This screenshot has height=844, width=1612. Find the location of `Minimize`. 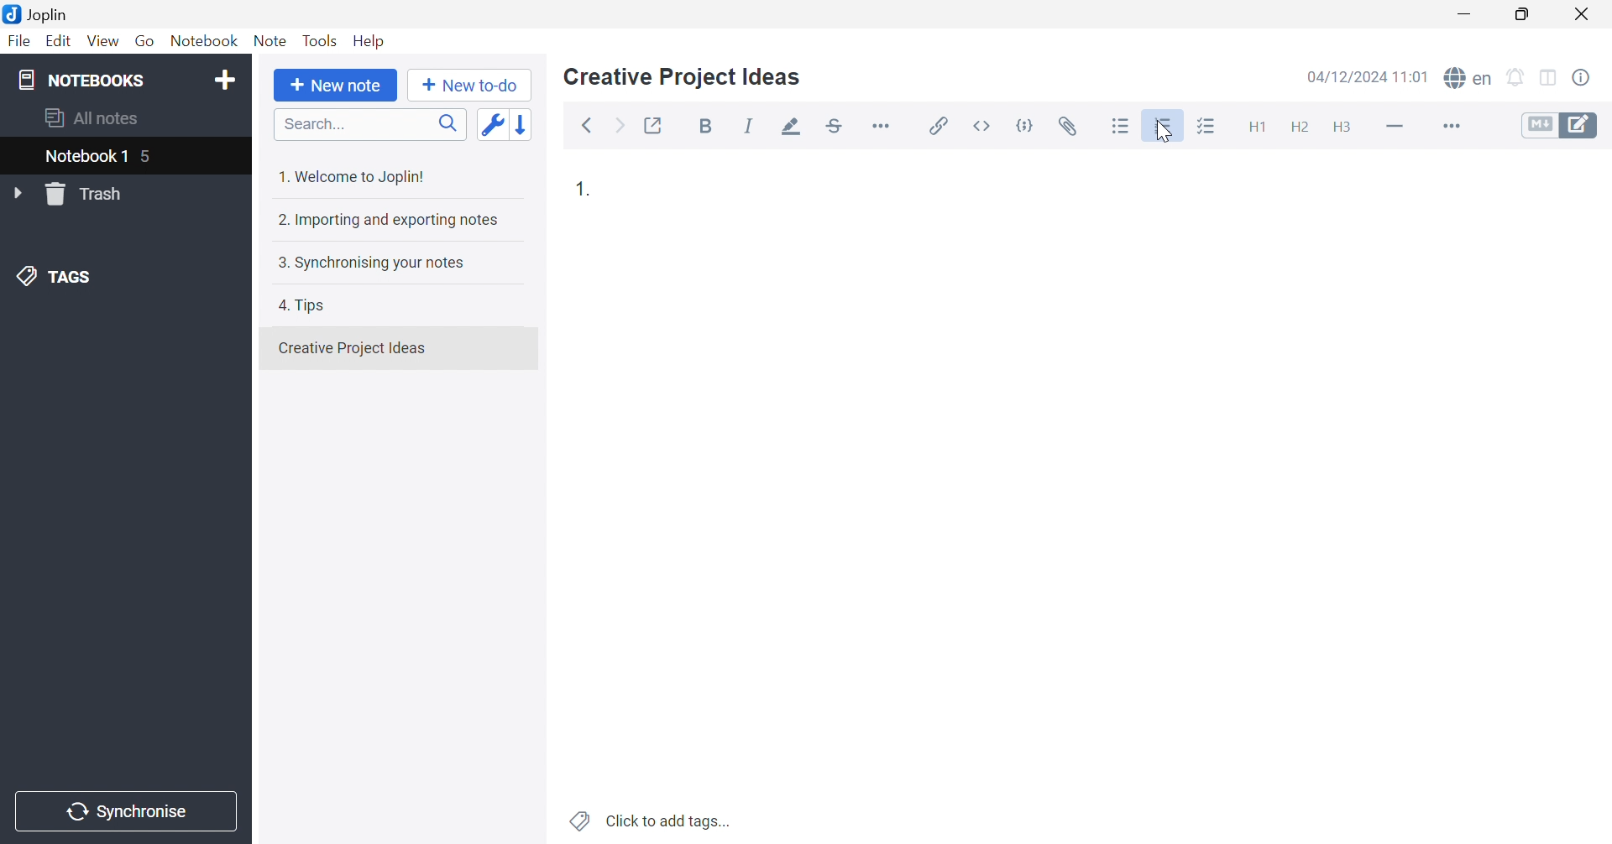

Minimize is located at coordinates (1470, 14).